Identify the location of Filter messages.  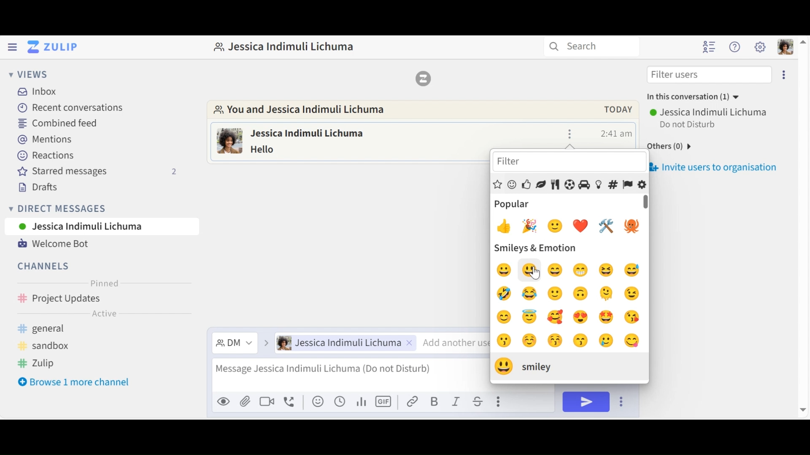
(234, 344).